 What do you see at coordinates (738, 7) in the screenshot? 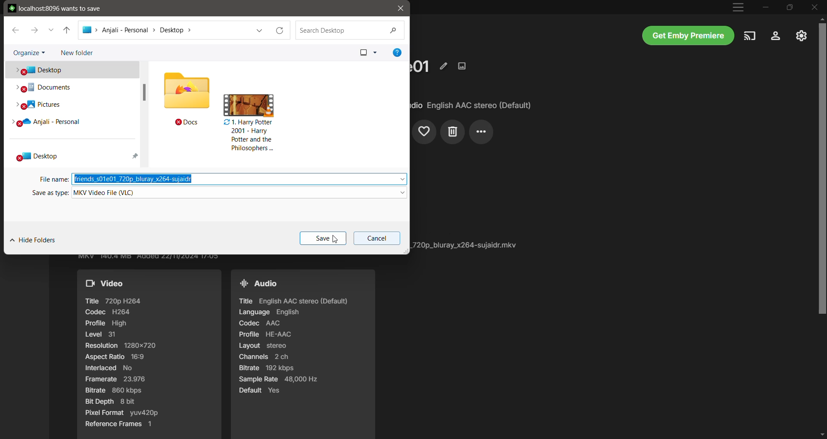
I see `` at bounding box center [738, 7].